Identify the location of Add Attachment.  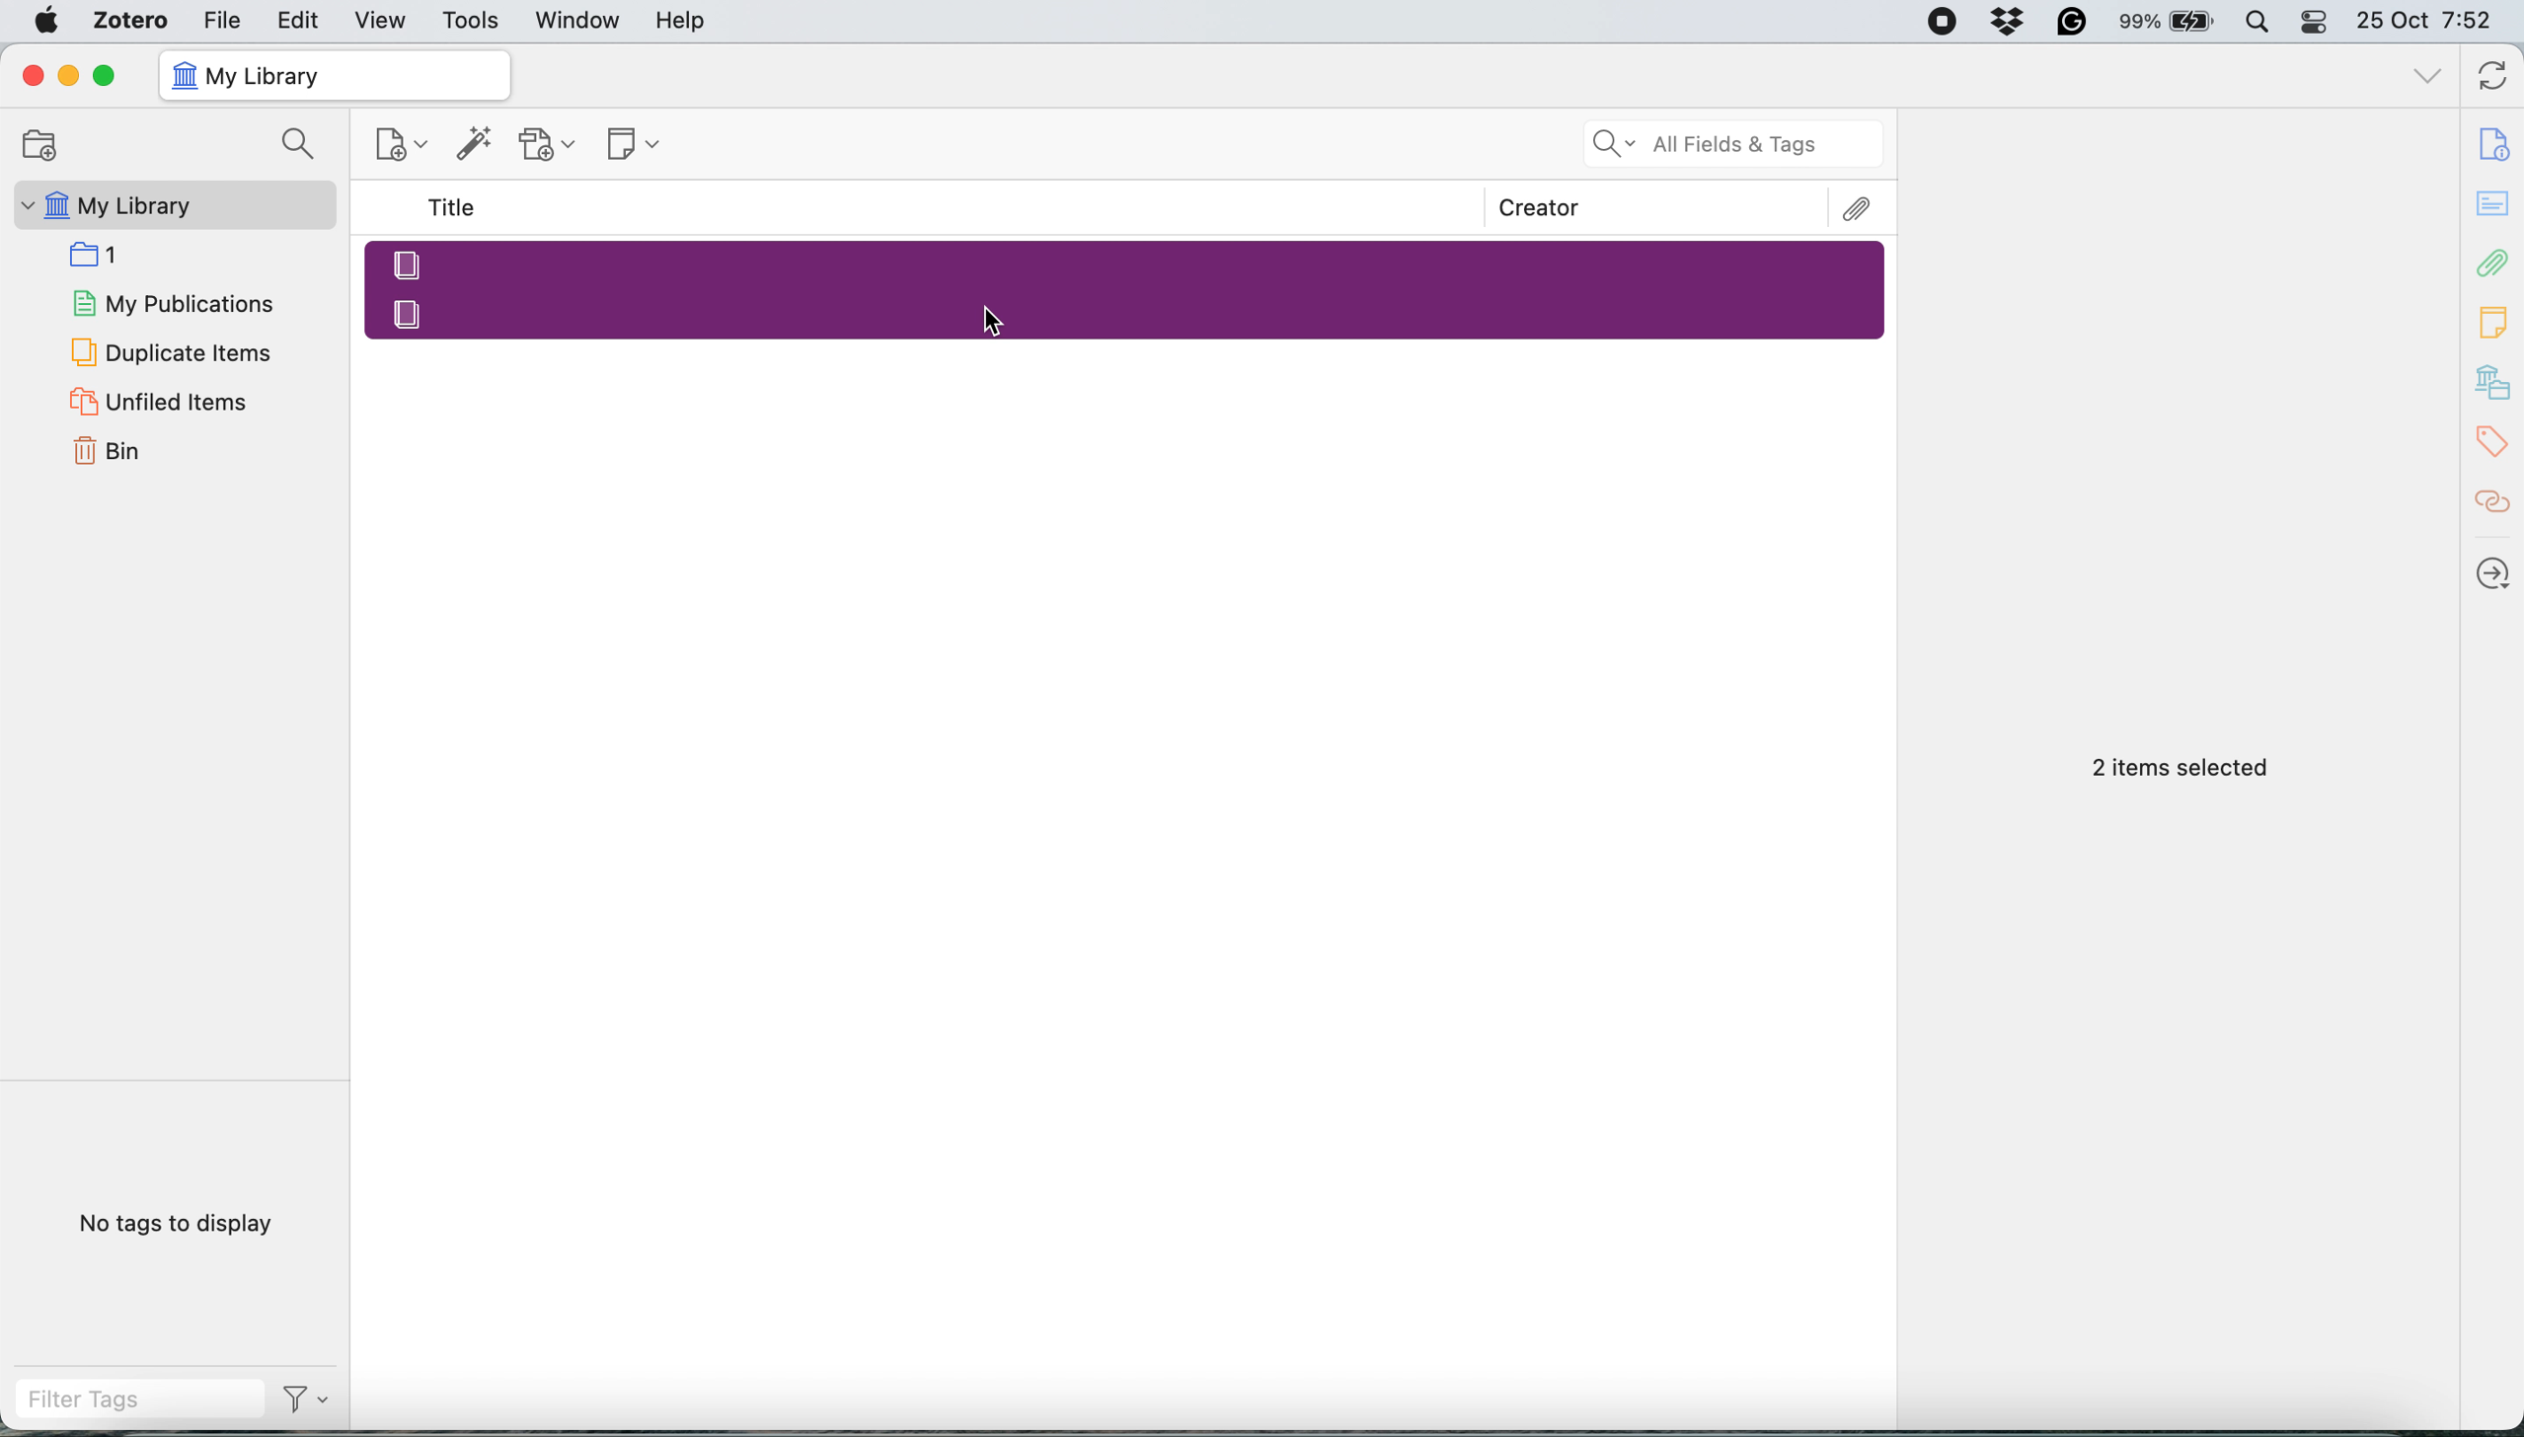
(548, 145).